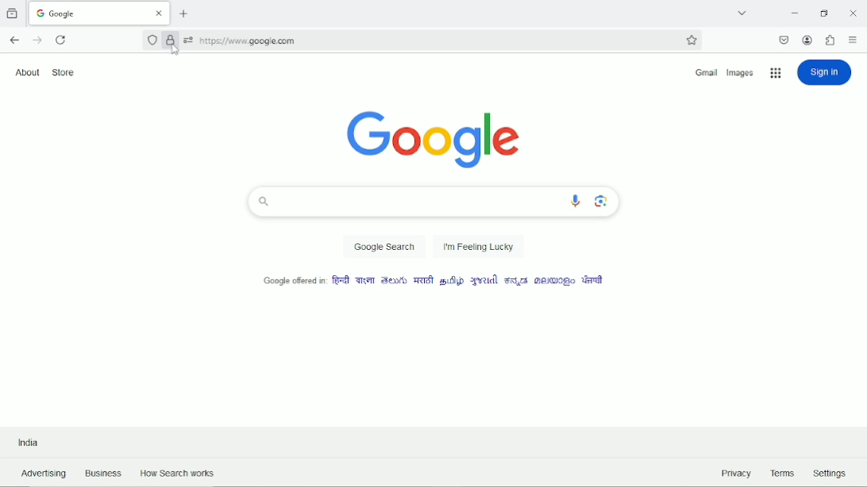 This screenshot has width=867, height=487. What do you see at coordinates (67, 71) in the screenshot?
I see `Store` at bounding box center [67, 71].